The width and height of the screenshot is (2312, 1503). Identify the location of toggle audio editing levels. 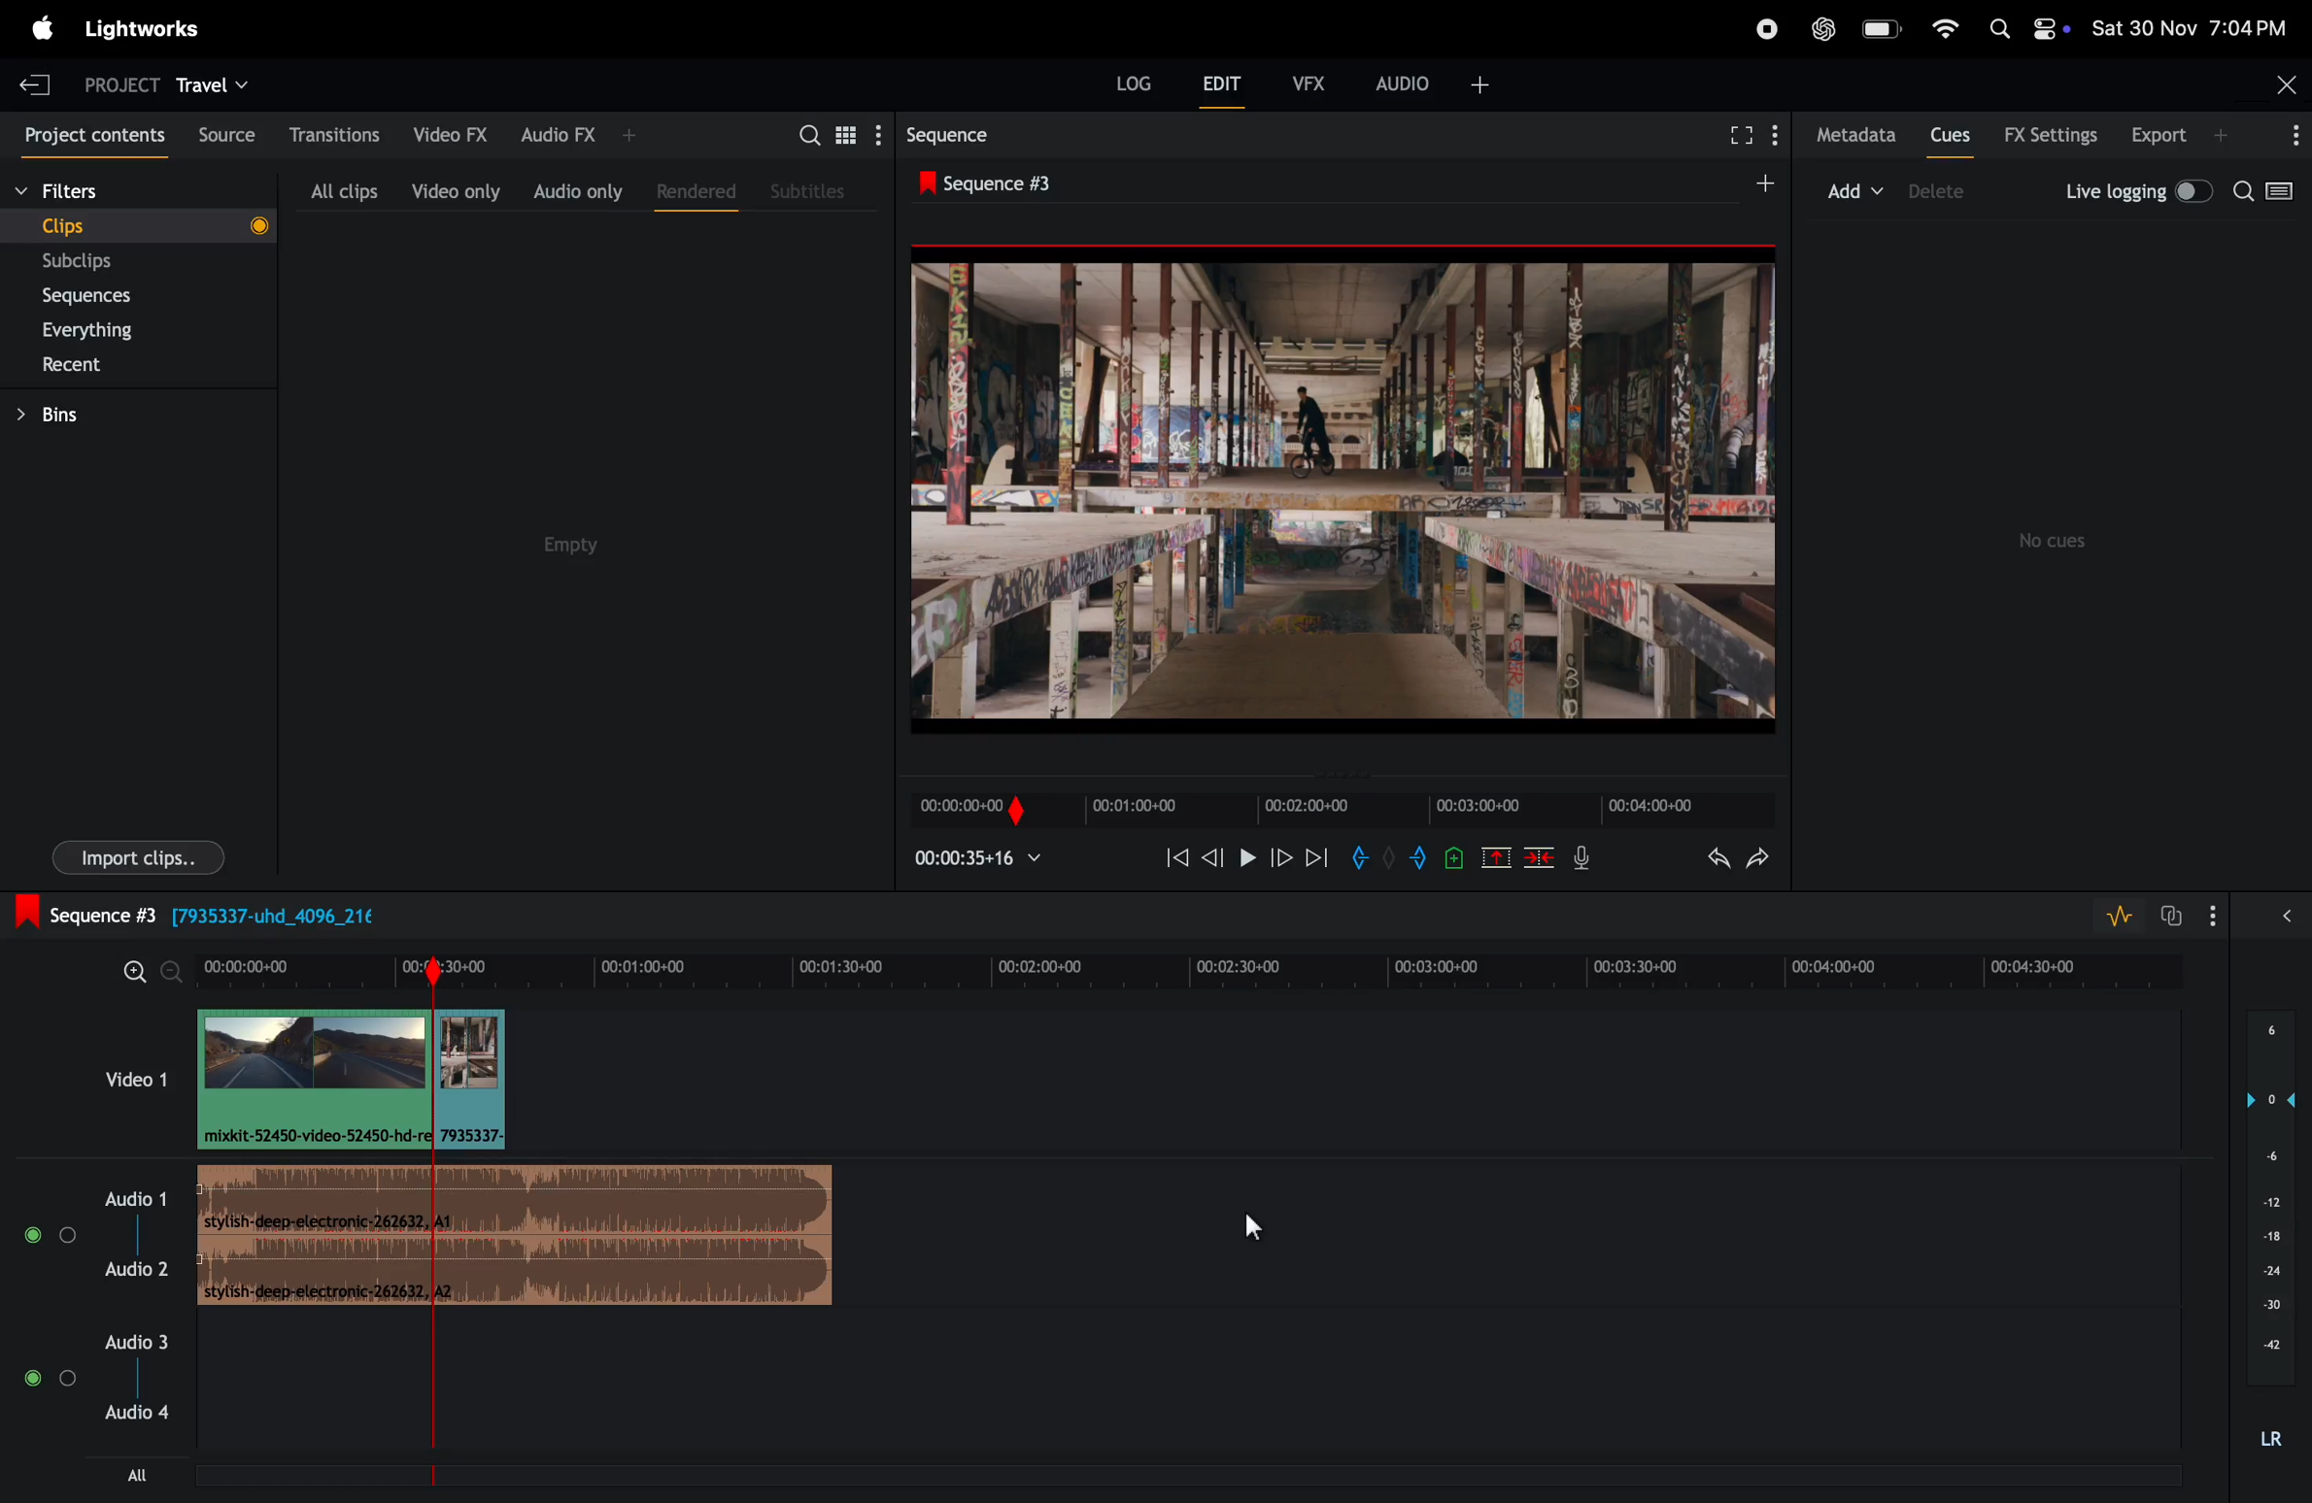
(2113, 917).